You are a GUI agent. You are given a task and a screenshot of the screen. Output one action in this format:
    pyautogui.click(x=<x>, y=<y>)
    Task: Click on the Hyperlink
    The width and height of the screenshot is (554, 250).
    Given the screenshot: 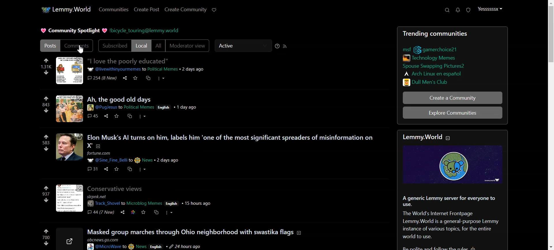 What is the action you would take?
    pyautogui.click(x=147, y=31)
    